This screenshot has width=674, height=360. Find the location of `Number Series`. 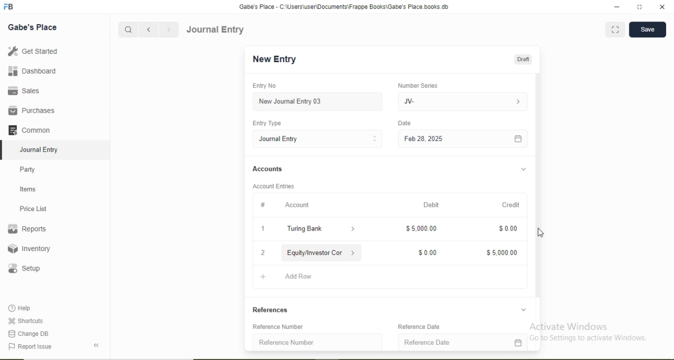

Number Series is located at coordinates (418, 86).